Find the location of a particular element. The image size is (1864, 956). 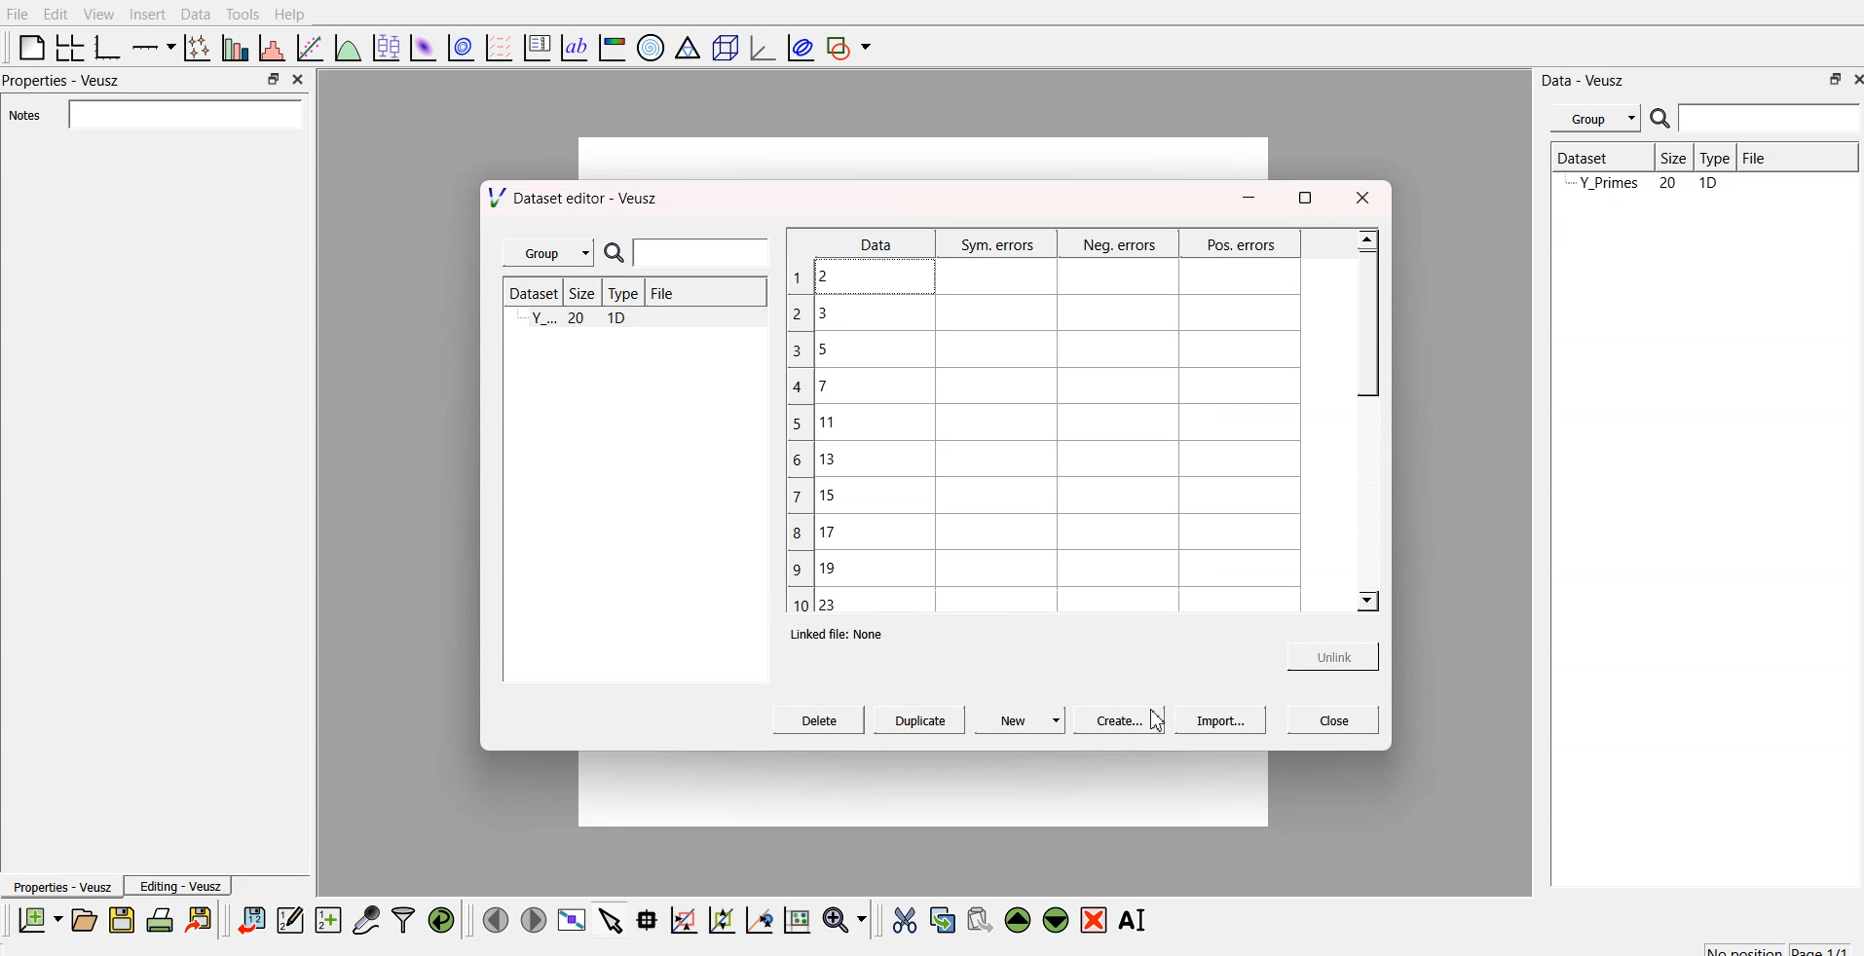

add shape to plot is located at coordinates (854, 45).